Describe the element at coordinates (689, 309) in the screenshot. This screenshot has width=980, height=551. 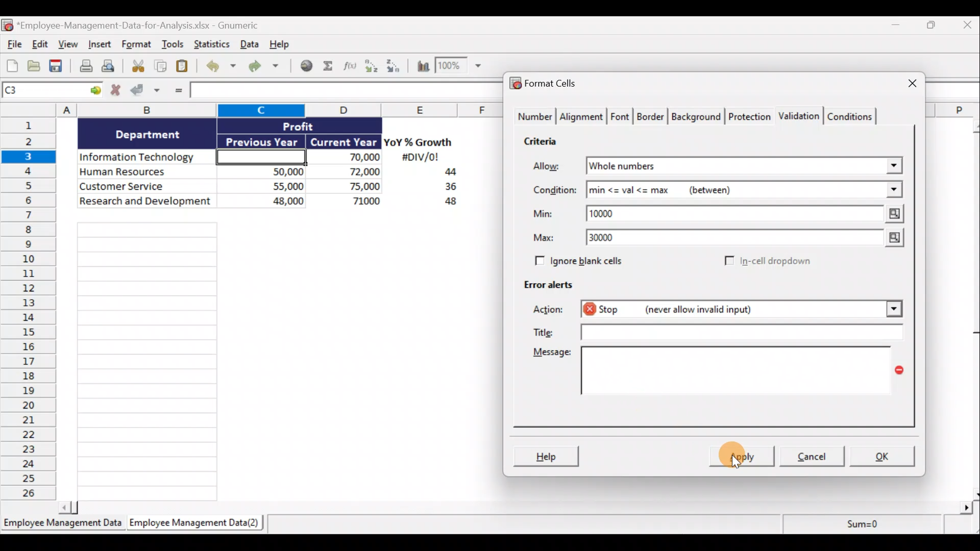
I see `Stop (never accept invalid input)` at that location.